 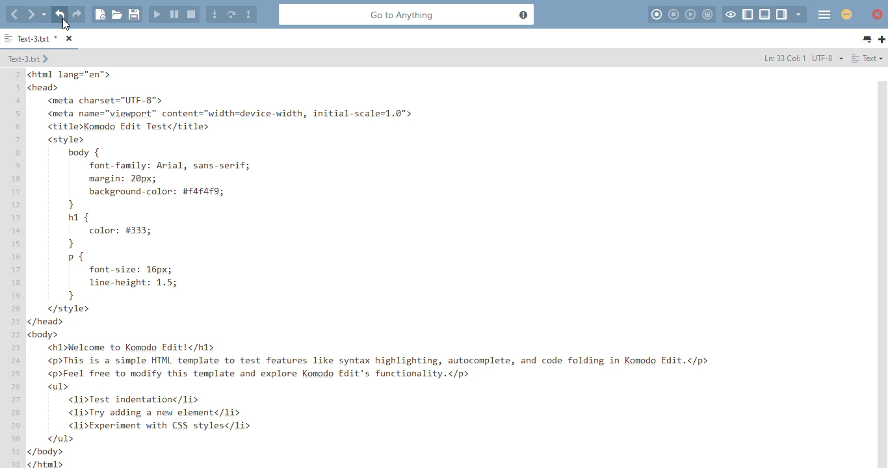 What do you see at coordinates (134, 14) in the screenshot?
I see `save file` at bounding box center [134, 14].